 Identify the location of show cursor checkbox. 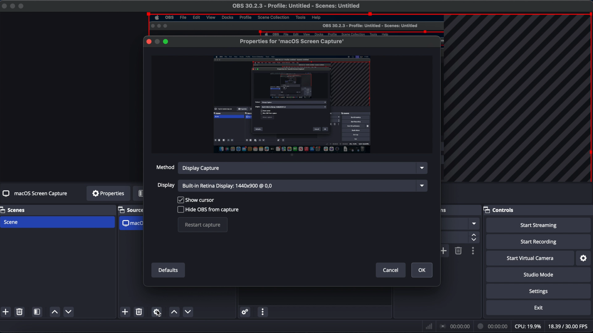
(196, 199).